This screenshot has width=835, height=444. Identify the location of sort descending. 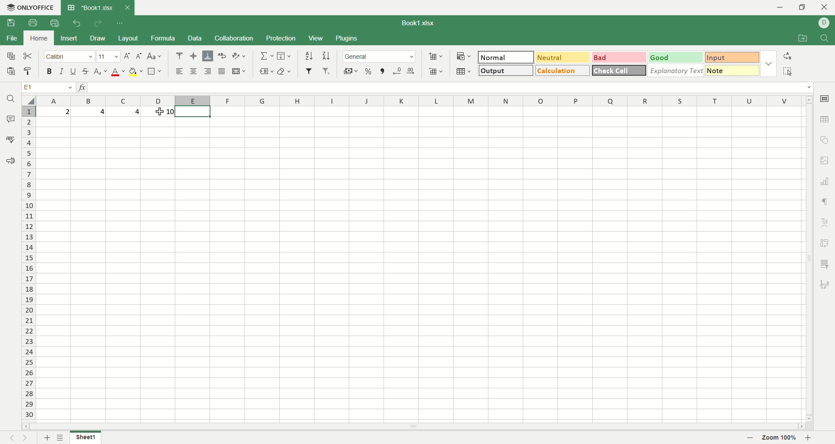
(326, 55).